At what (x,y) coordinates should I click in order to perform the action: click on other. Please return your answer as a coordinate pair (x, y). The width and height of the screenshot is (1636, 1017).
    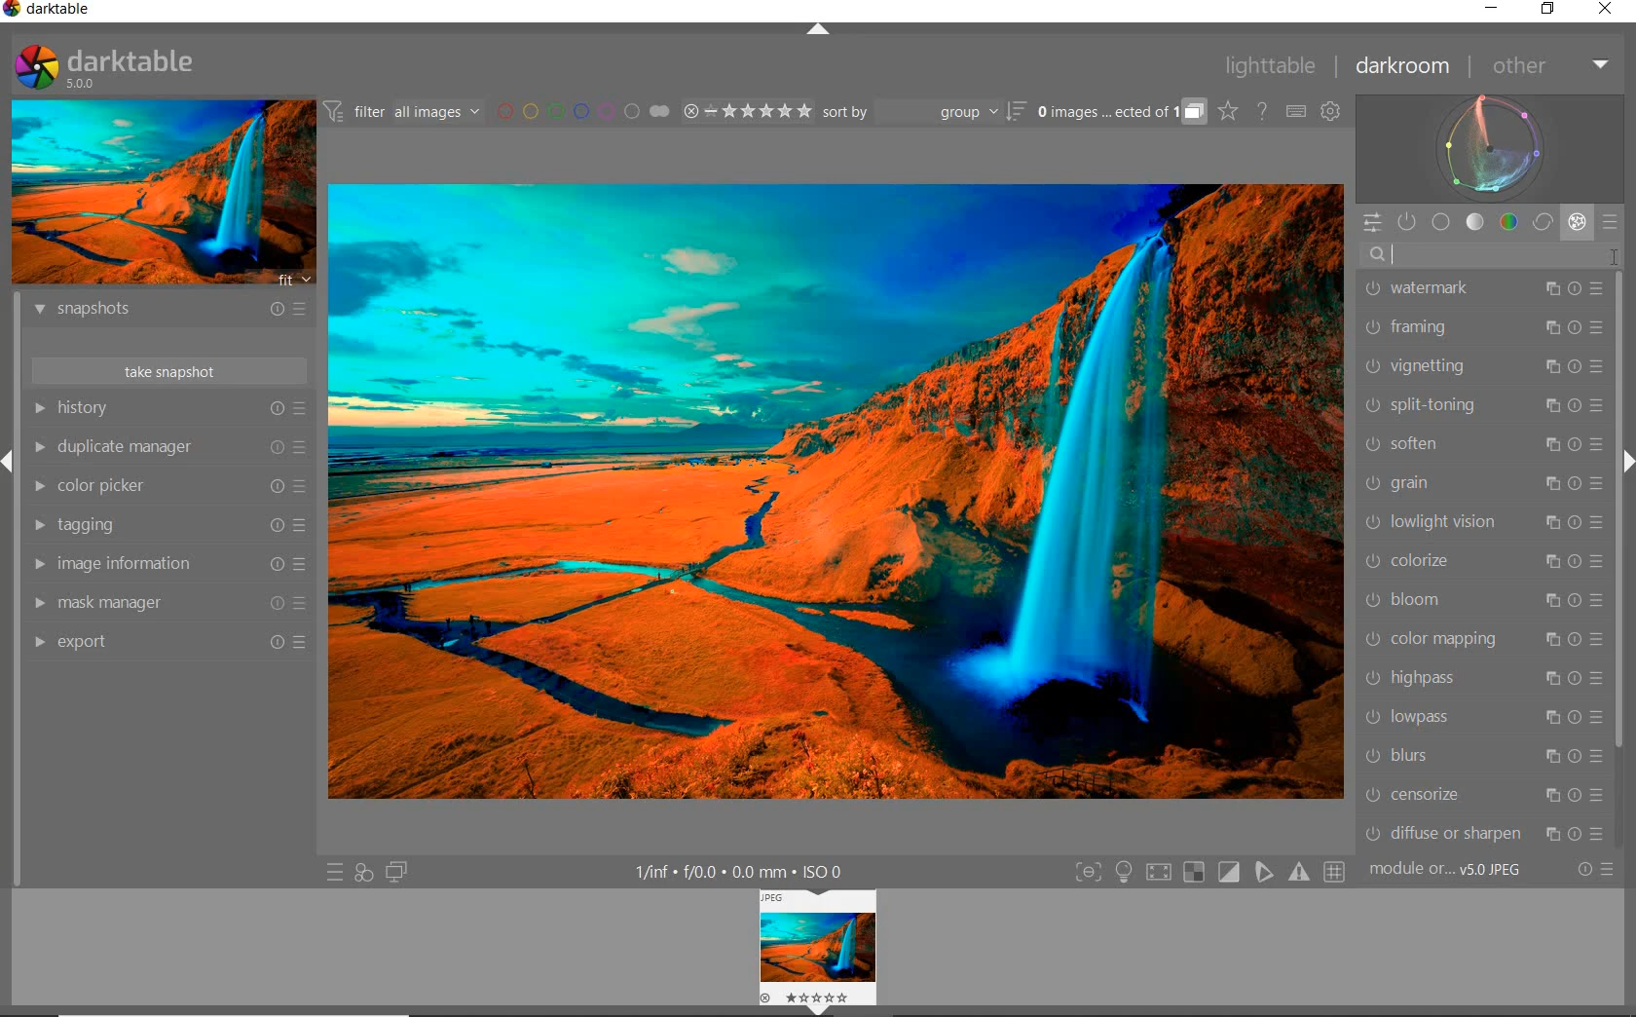
    Looking at the image, I should click on (1546, 65).